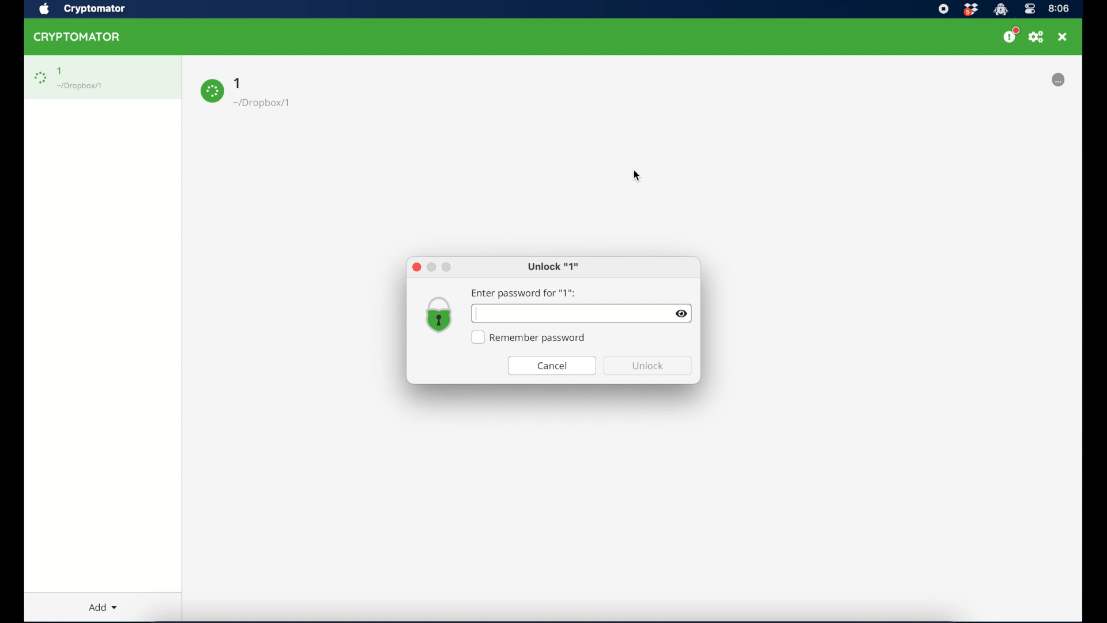 The width and height of the screenshot is (1107, 623). I want to click on loading, so click(212, 92).